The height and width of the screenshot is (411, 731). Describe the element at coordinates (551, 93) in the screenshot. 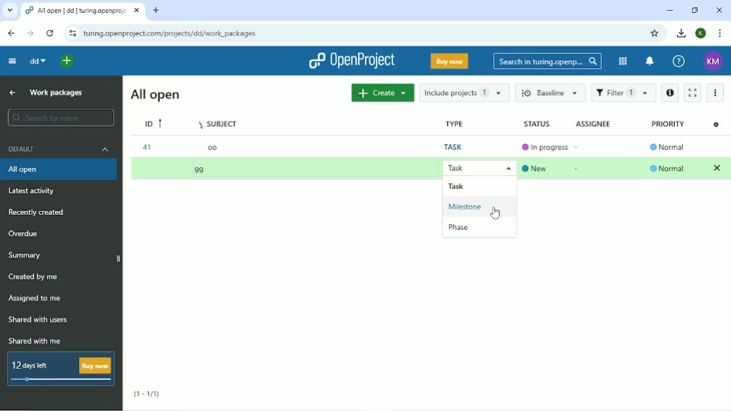

I see `Baseline` at that location.